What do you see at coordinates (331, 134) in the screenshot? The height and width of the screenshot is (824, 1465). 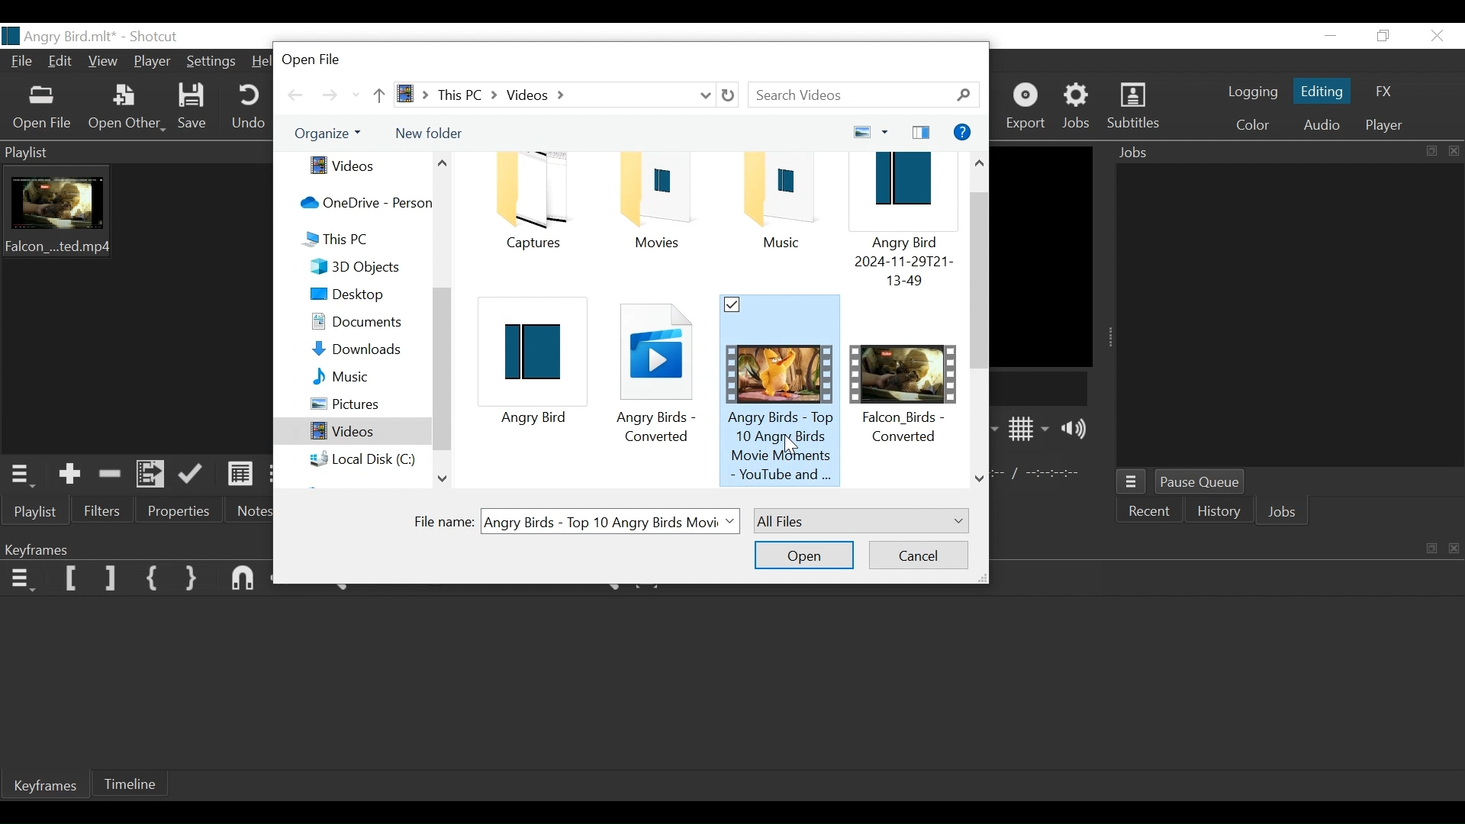 I see `Organize` at bounding box center [331, 134].